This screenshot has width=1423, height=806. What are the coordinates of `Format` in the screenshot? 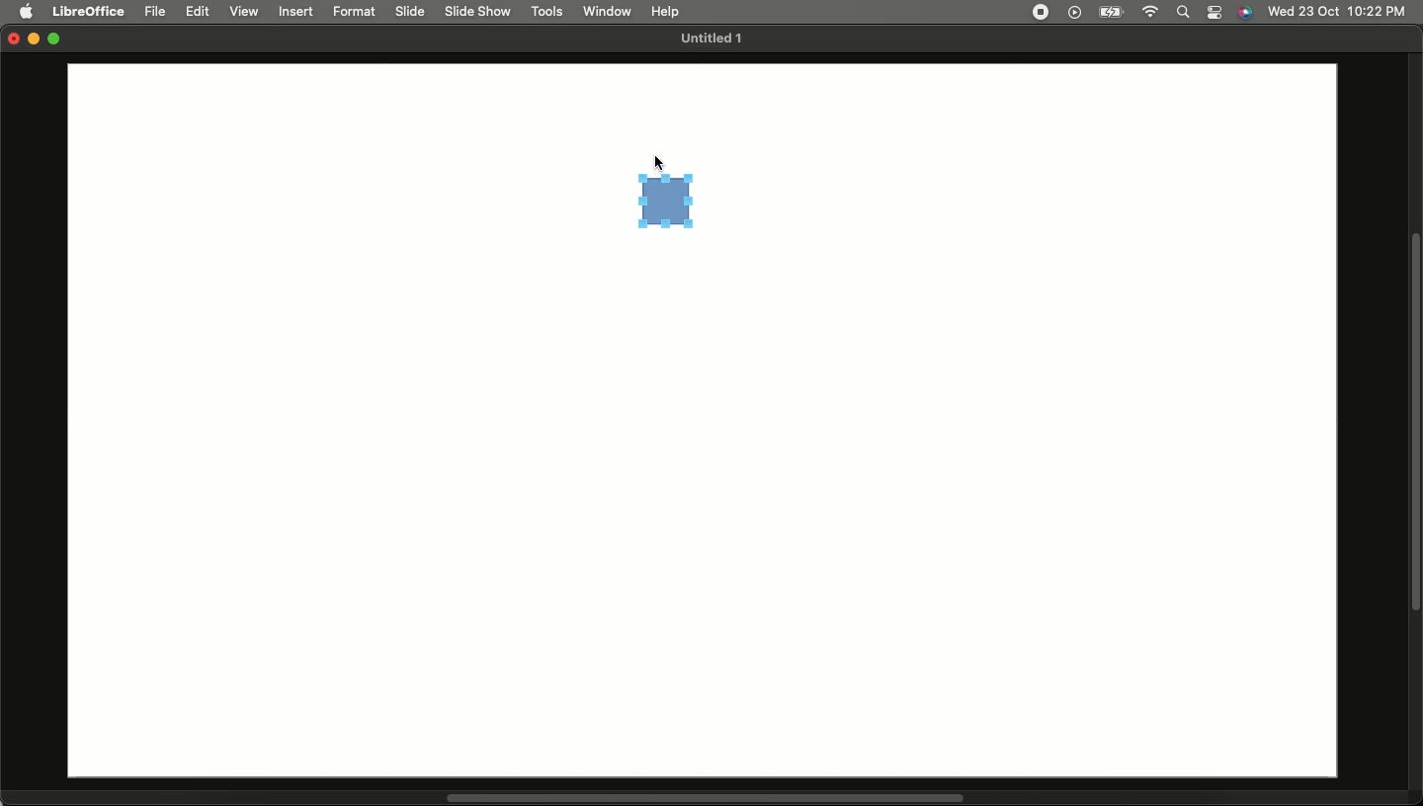 It's located at (359, 13).